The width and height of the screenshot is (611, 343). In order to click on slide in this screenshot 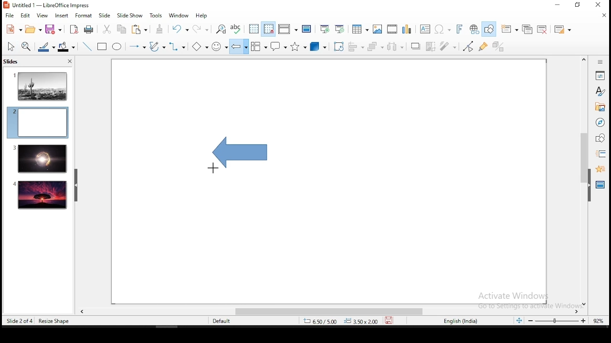, I will do `click(105, 16)`.